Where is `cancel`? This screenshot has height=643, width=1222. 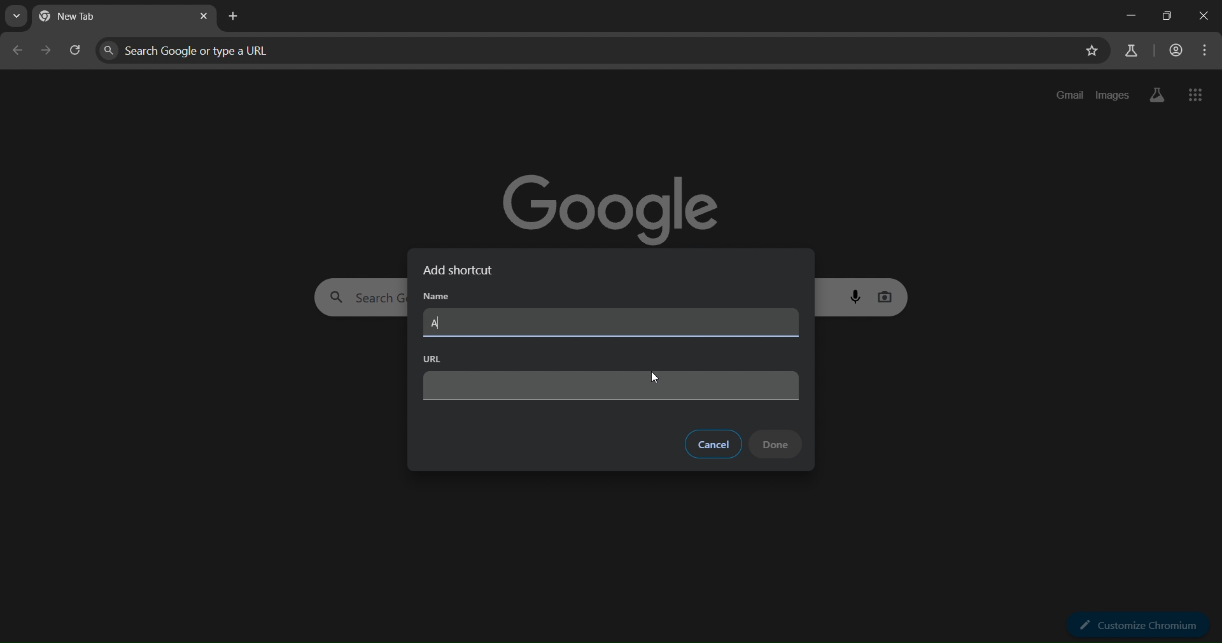
cancel is located at coordinates (713, 444).